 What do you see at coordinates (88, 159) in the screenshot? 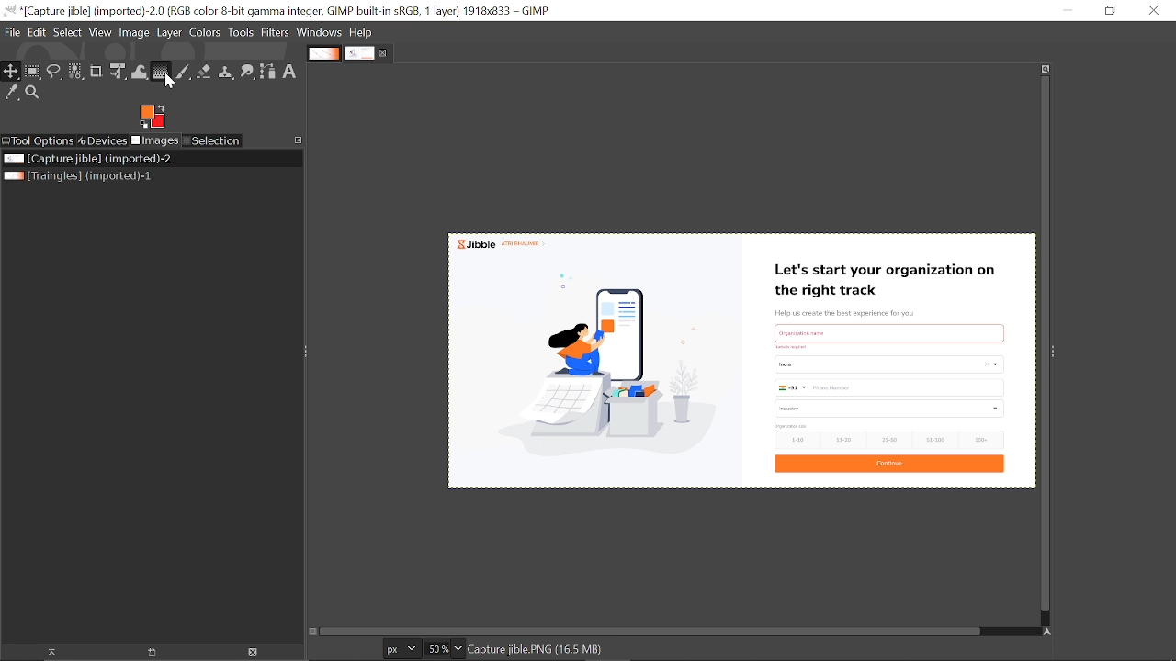
I see `Current file` at bounding box center [88, 159].